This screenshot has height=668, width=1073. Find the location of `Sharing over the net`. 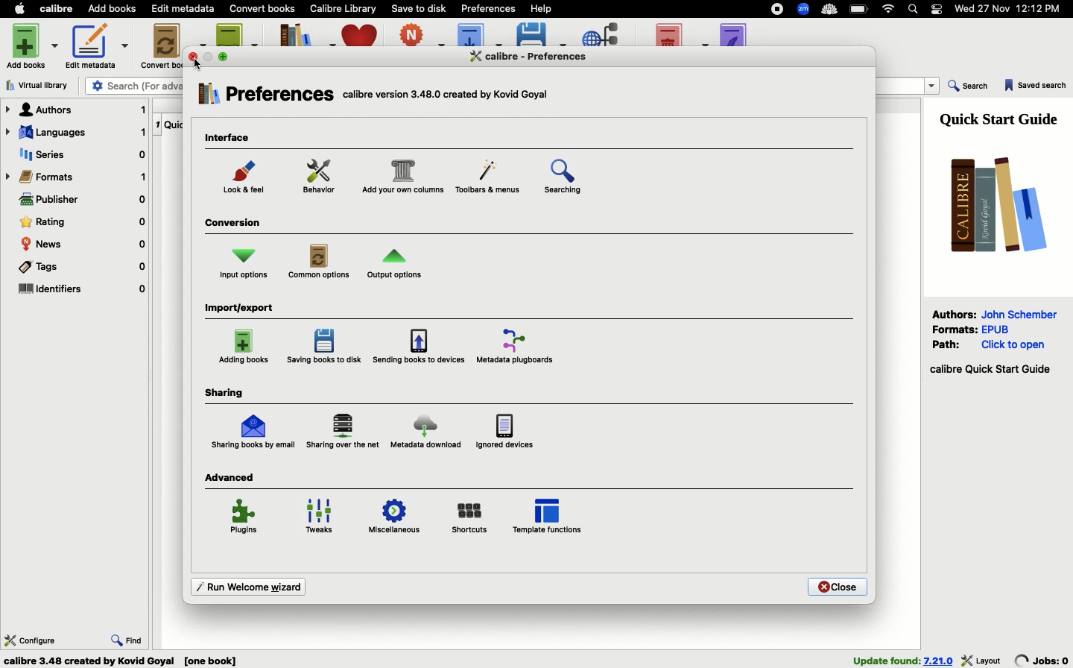

Sharing over the net is located at coordinates (344, 432).